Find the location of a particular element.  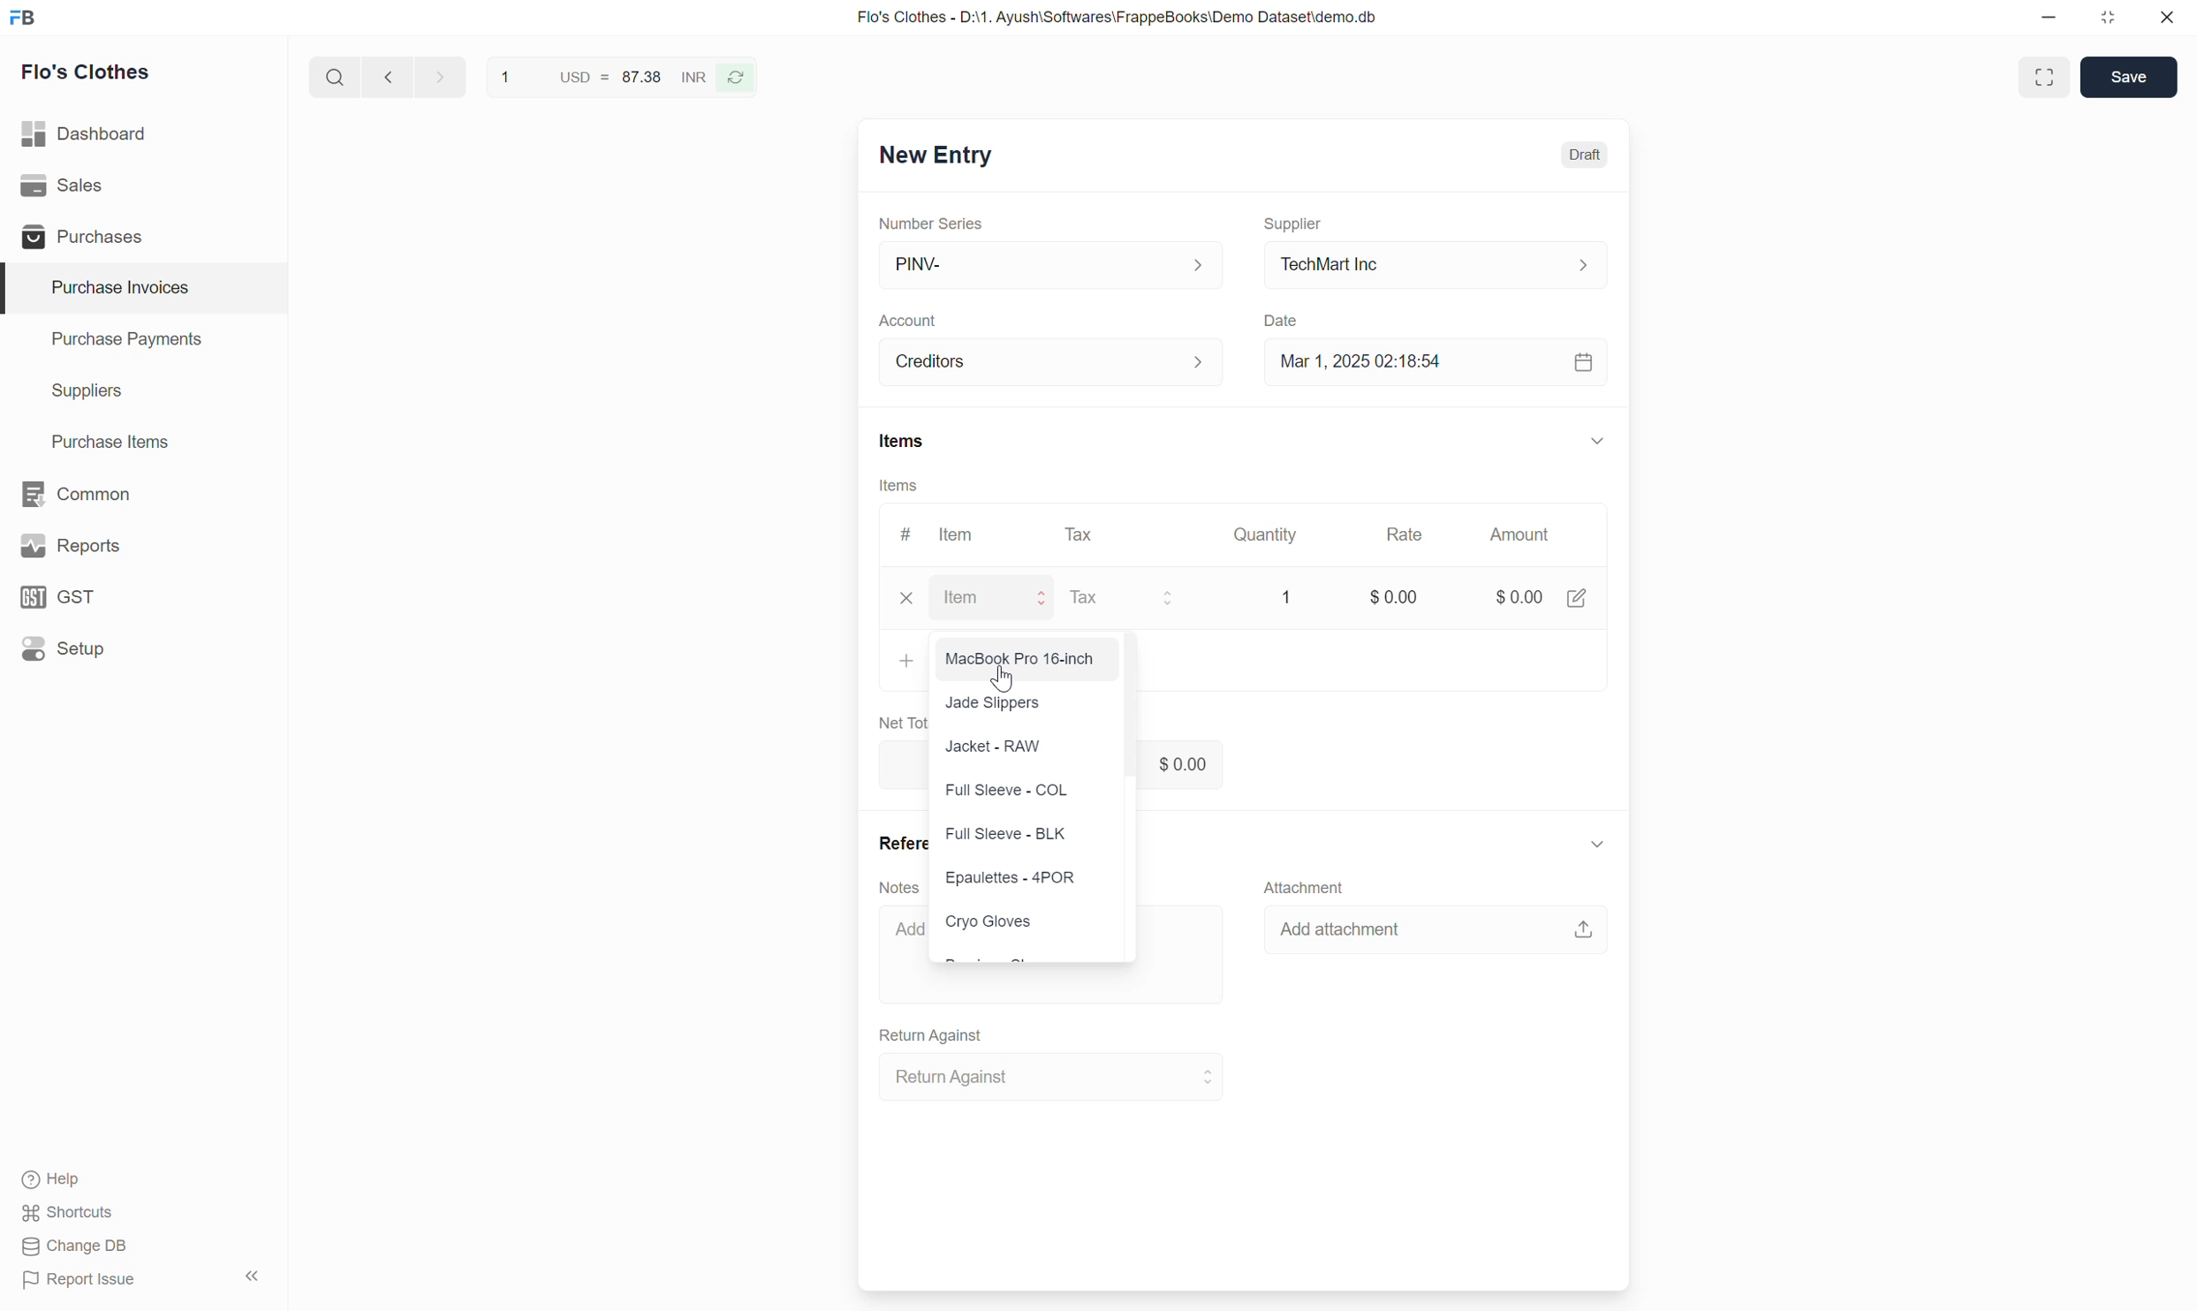

Purchase Payments is located at coordinates (144, 340).